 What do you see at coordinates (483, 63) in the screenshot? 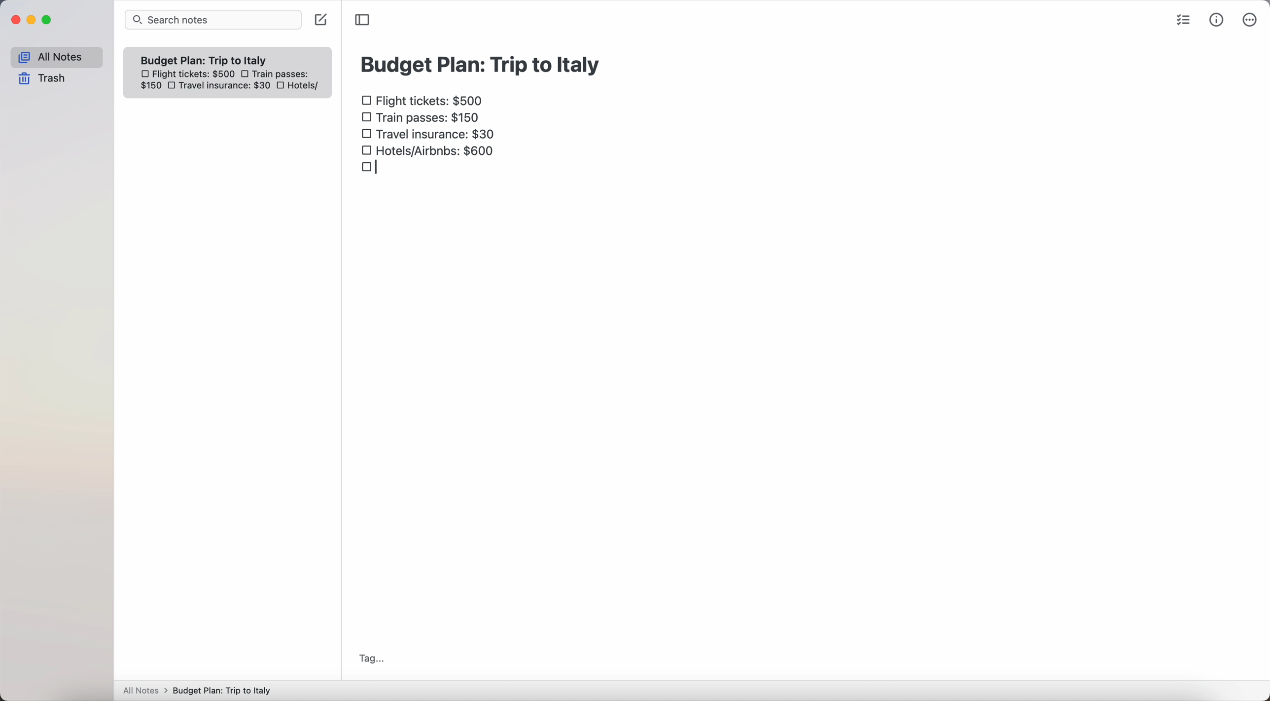
I see `budget plan: trip to Italy` at bounding box center [483, 63].